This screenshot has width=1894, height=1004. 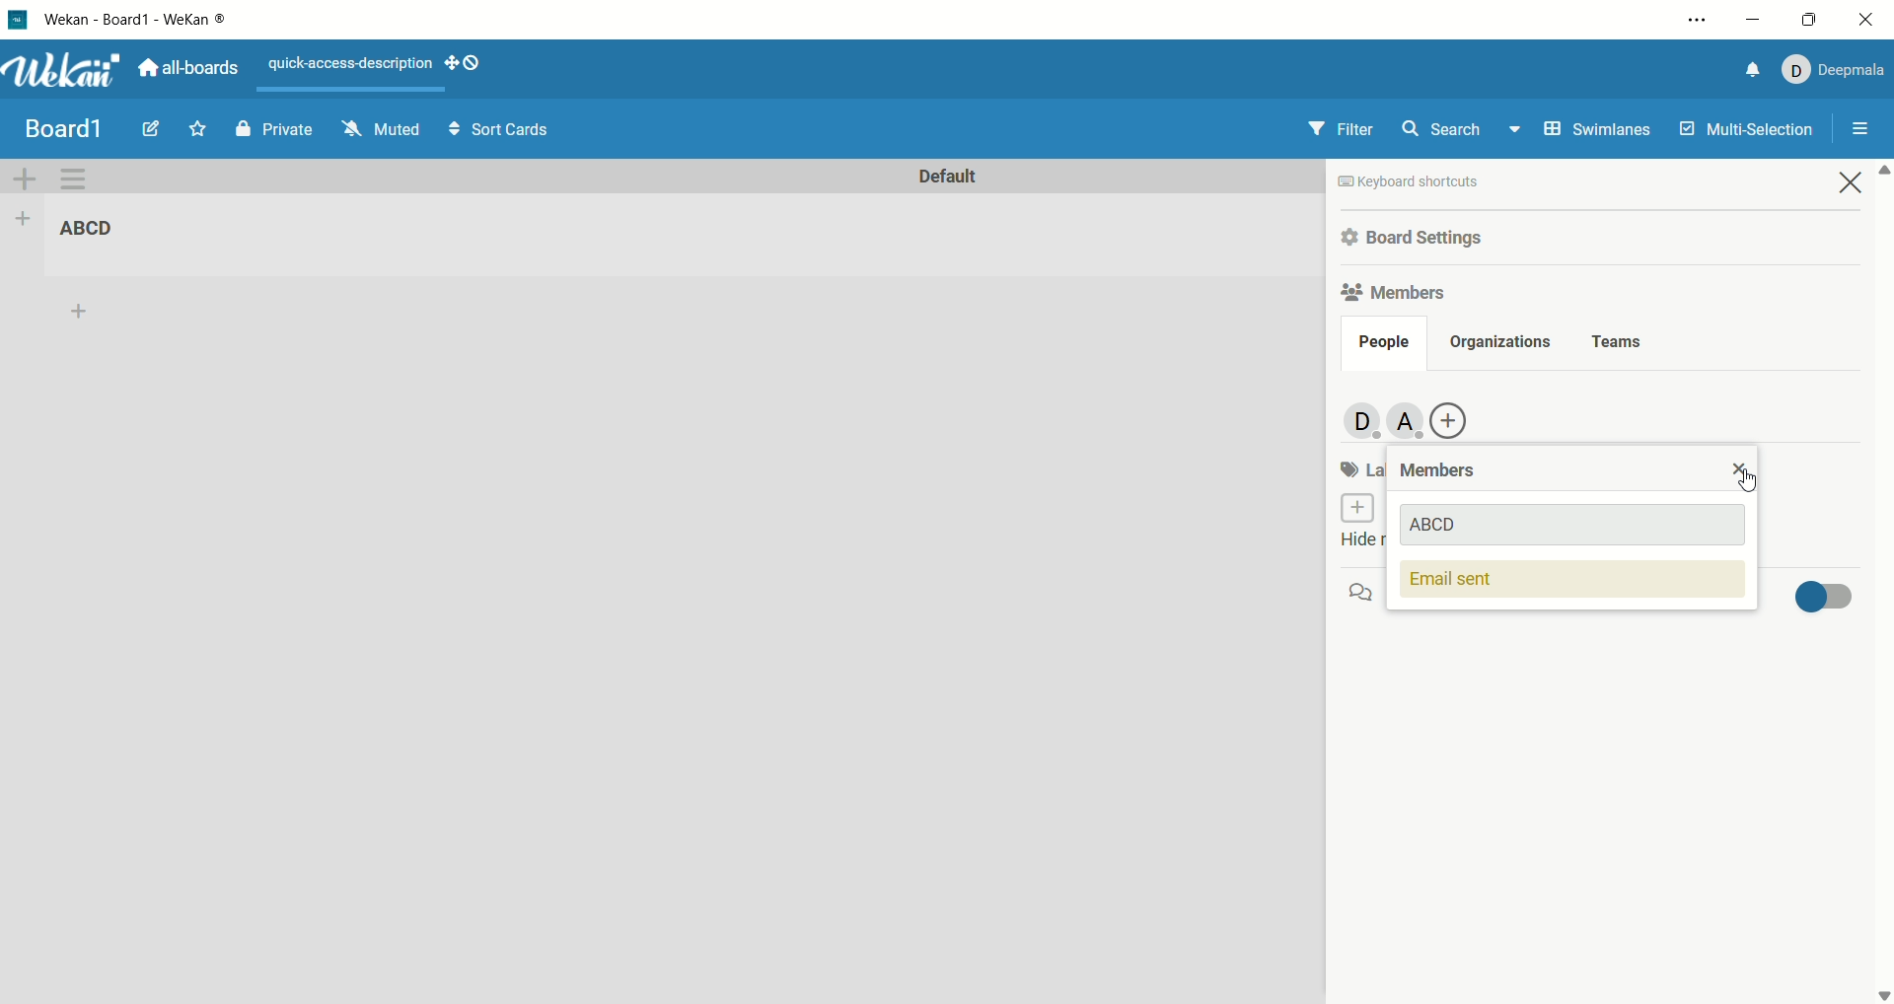 I want to click on email sent, so click(x=1573, y=582).